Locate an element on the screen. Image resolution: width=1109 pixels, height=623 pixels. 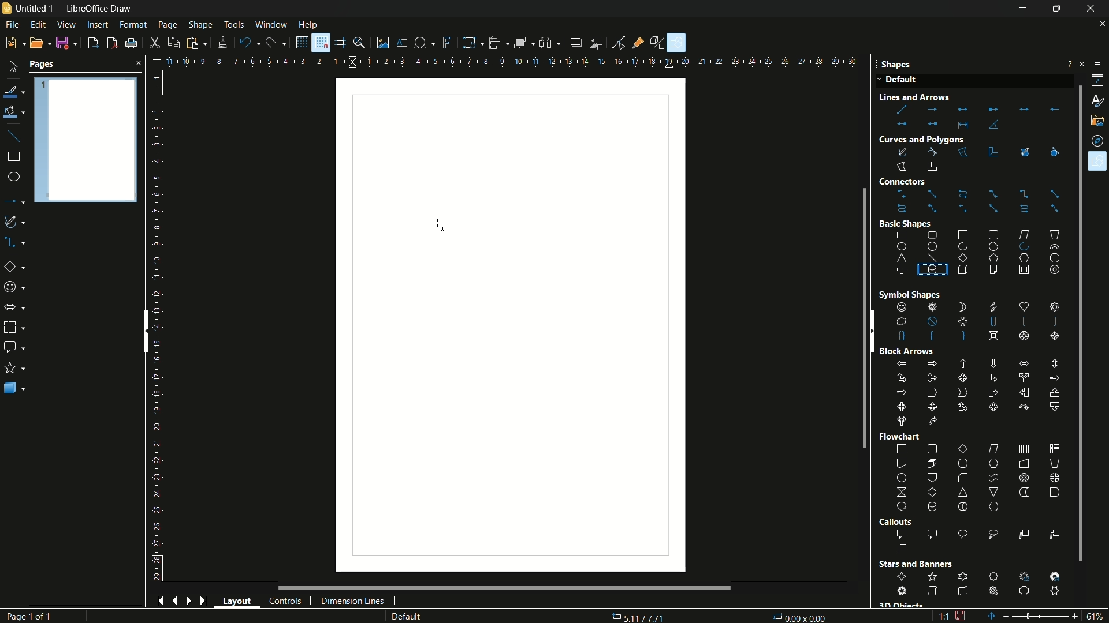
curves and polygons is located at coordinates (920, 158).